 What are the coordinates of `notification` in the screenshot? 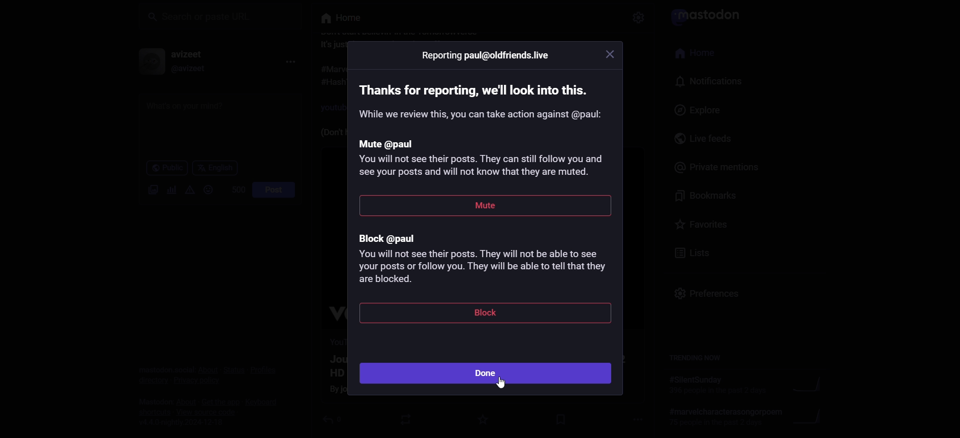 It's located at (705, 82).